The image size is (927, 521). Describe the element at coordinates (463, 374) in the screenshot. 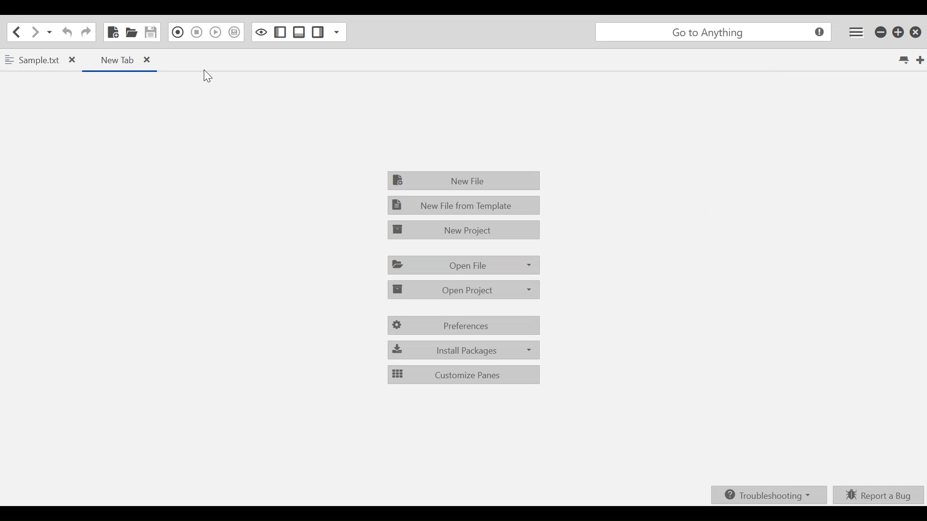

I see `Customize Panes` at that location.